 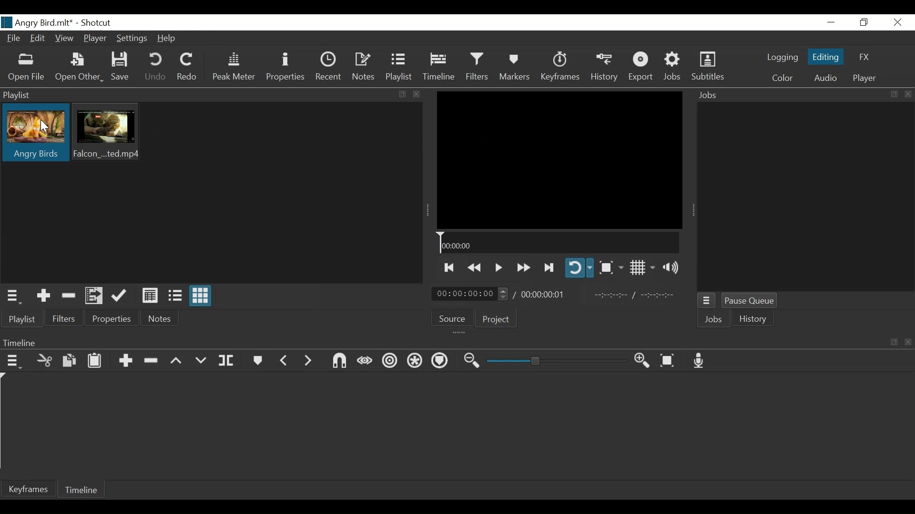 I want to click on Open Other, so click(x=80, y=67).